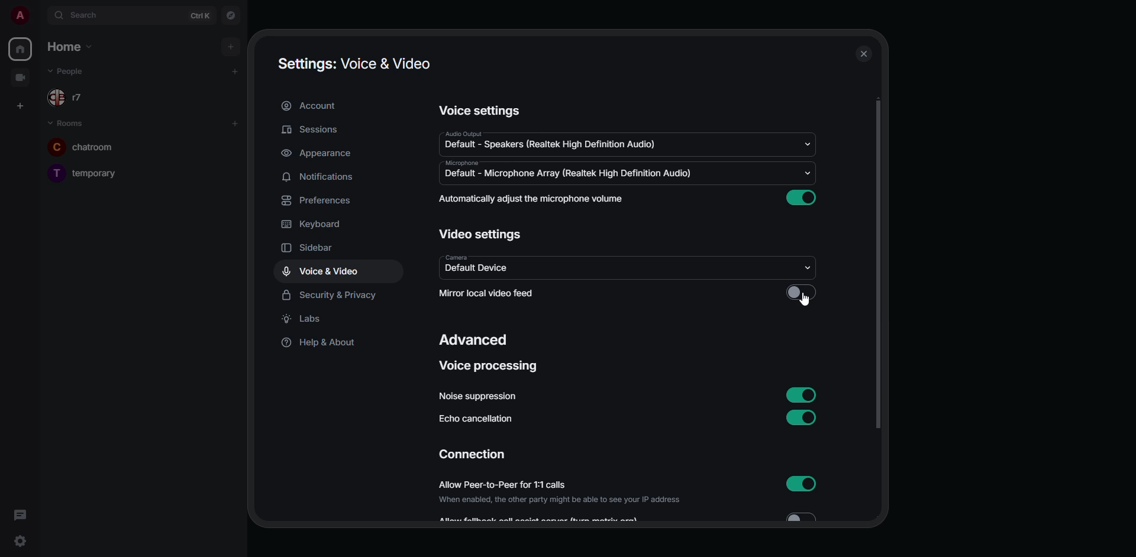 The height and width of the screenshot is (557, 1136). Describe the element at coordinates (474, 454) in the screenshot. I see `connection` at that location.